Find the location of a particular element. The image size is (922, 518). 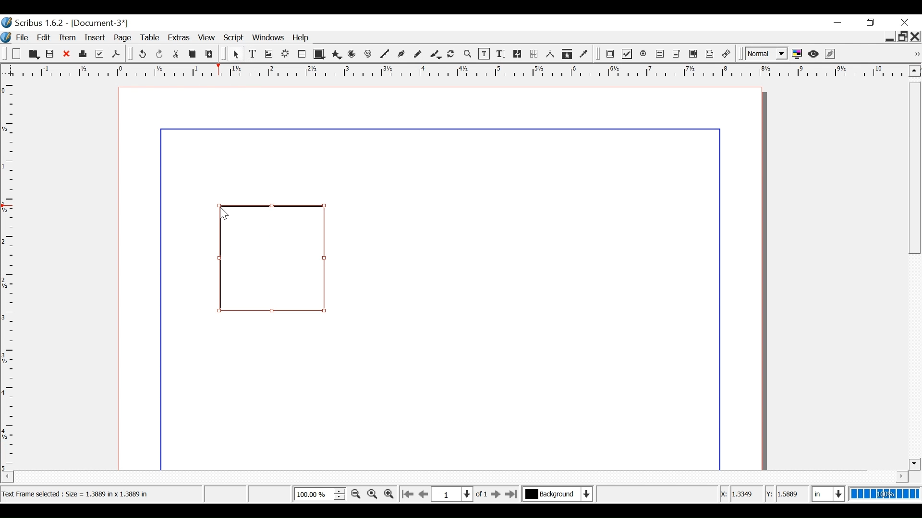

New is located at coordinates (17, 54).